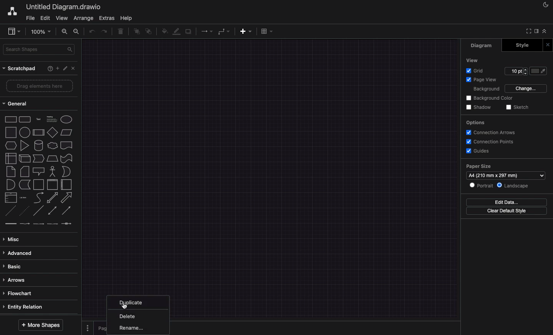 The image size is (553, 335). Describe the element at coordinates (545, 31) in the screenshot. I see `collapse` at that location.